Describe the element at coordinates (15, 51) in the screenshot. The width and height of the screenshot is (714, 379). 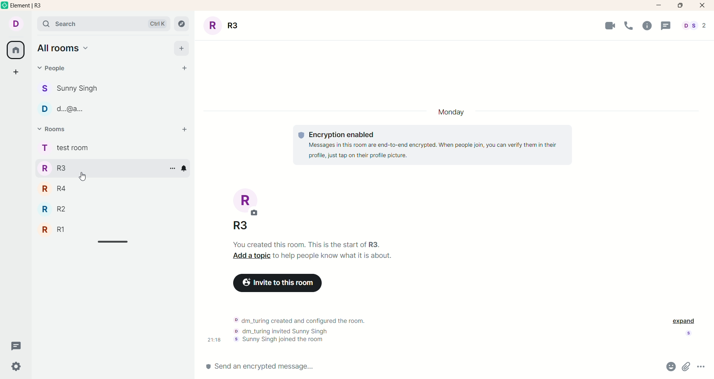
I see `all rooms` at that location.